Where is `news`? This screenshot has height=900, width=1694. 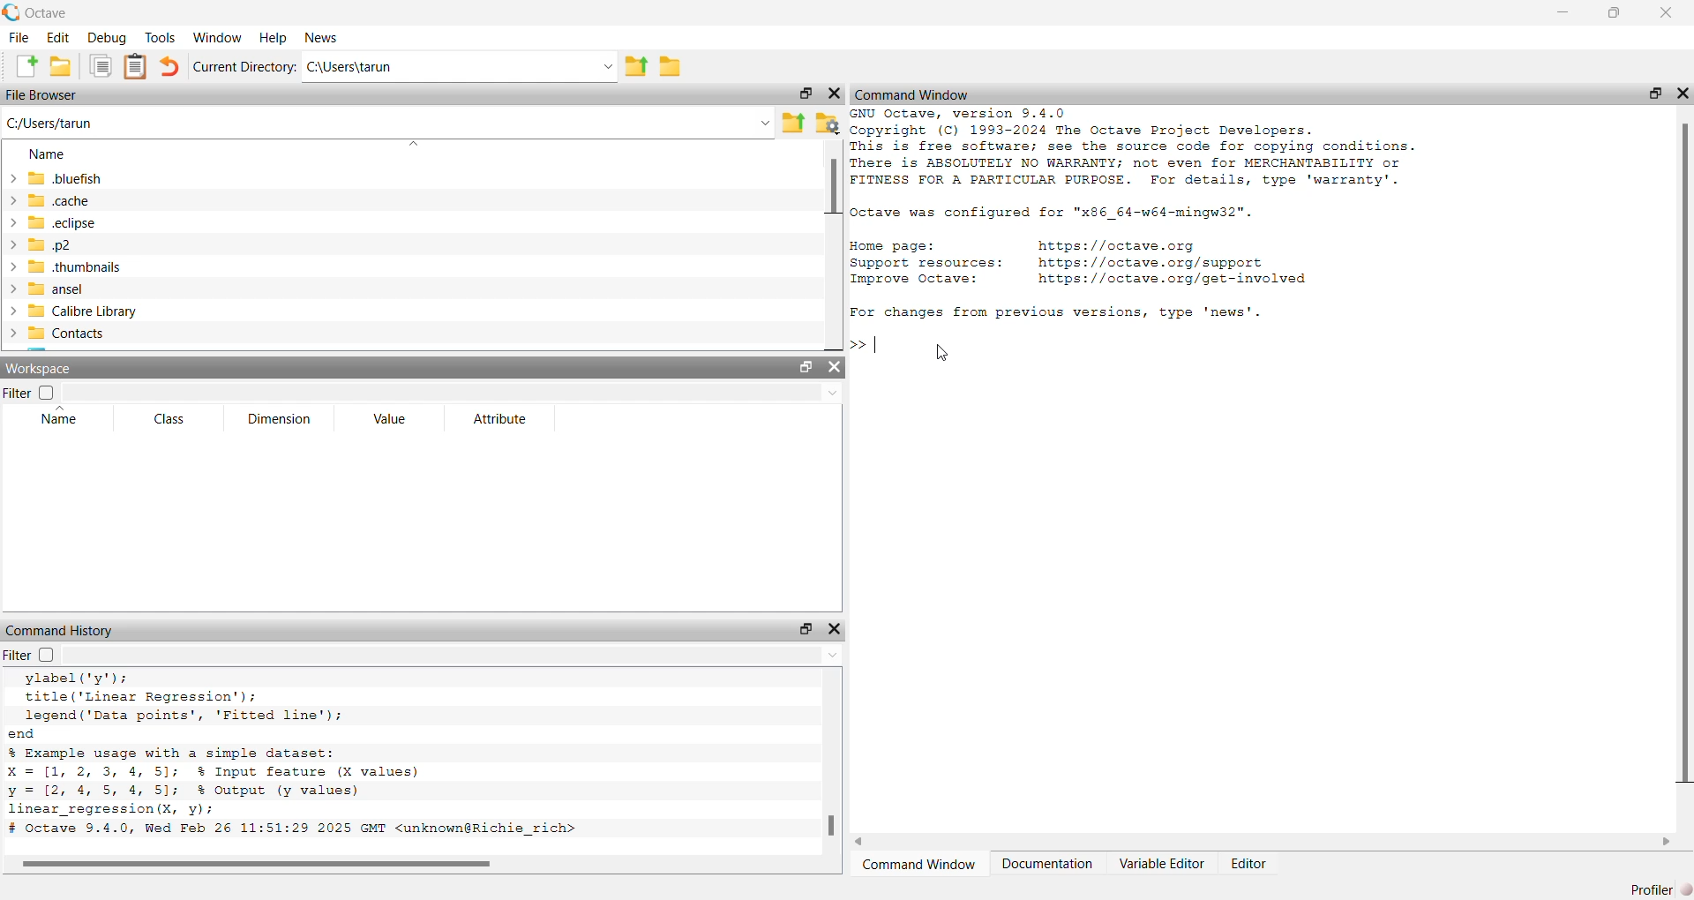
news is located at coordinates (321, 39).